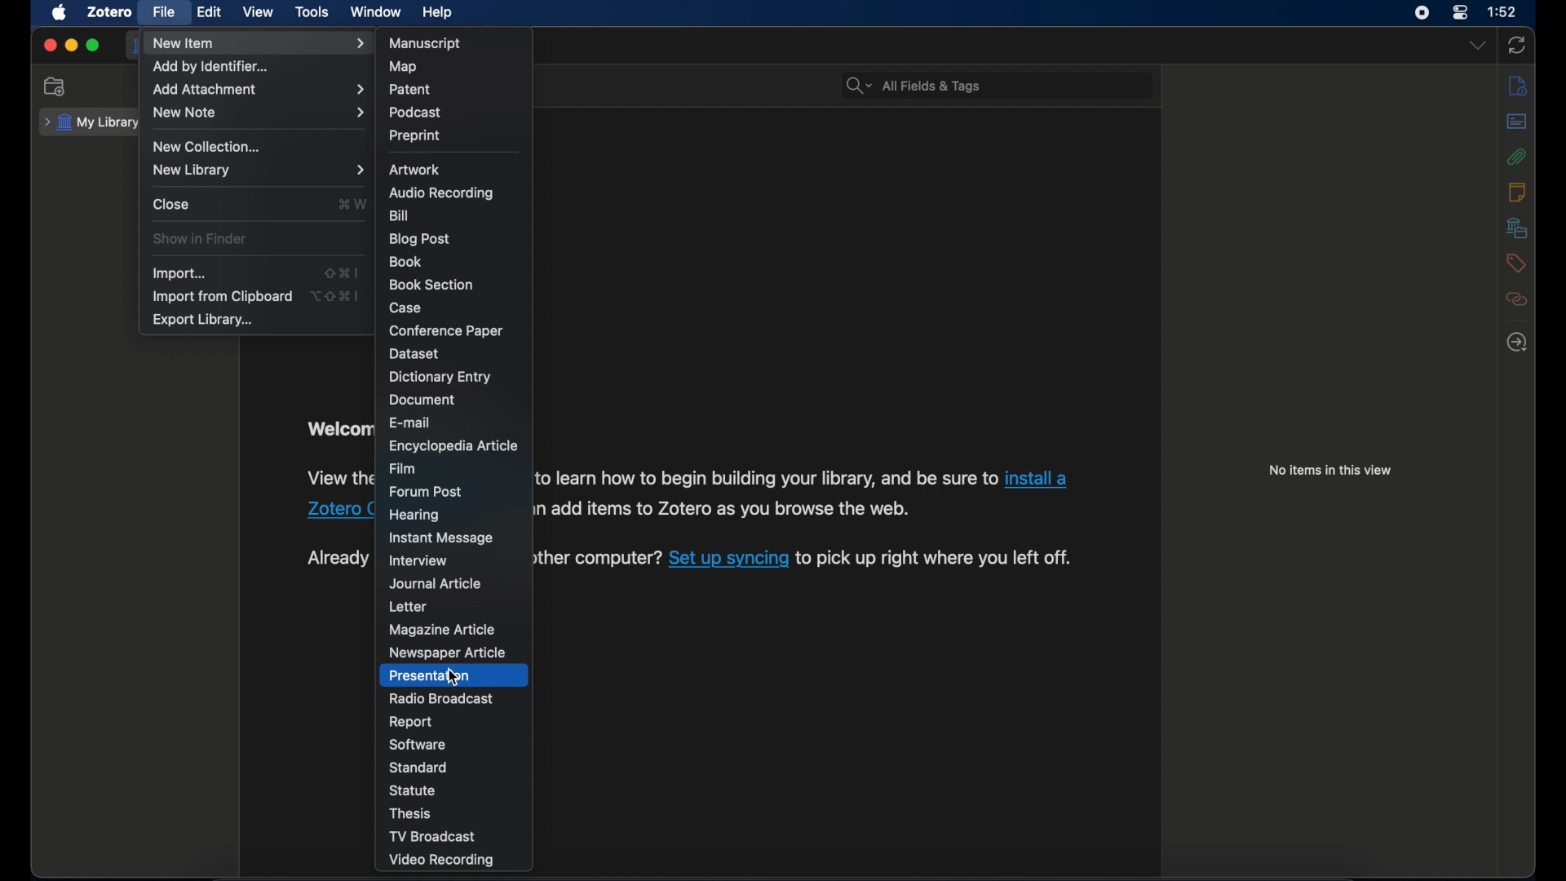 The height and width of the screenshot is (881, 1566). I want to click on info, so click(1519, 86).